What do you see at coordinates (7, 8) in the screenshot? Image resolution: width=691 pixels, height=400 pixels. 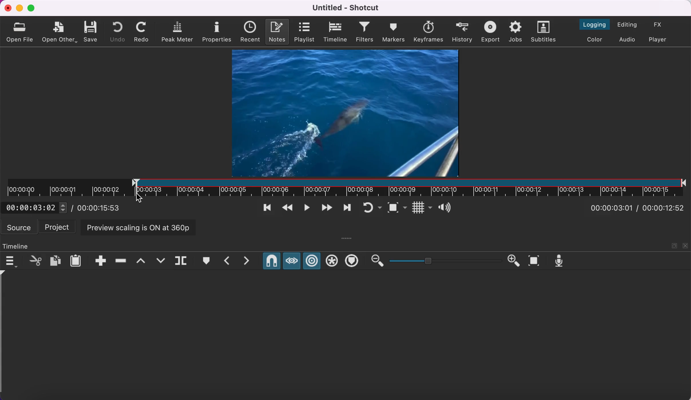 I see `close` at bounding box center [7, 8].